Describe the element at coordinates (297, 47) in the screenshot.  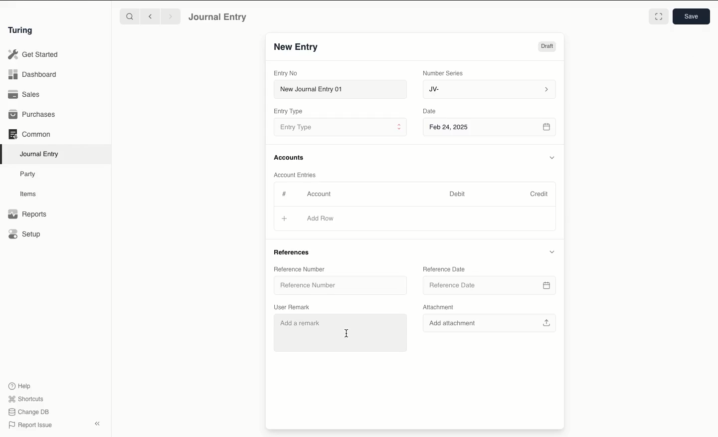
I see `New Entry` at that location.